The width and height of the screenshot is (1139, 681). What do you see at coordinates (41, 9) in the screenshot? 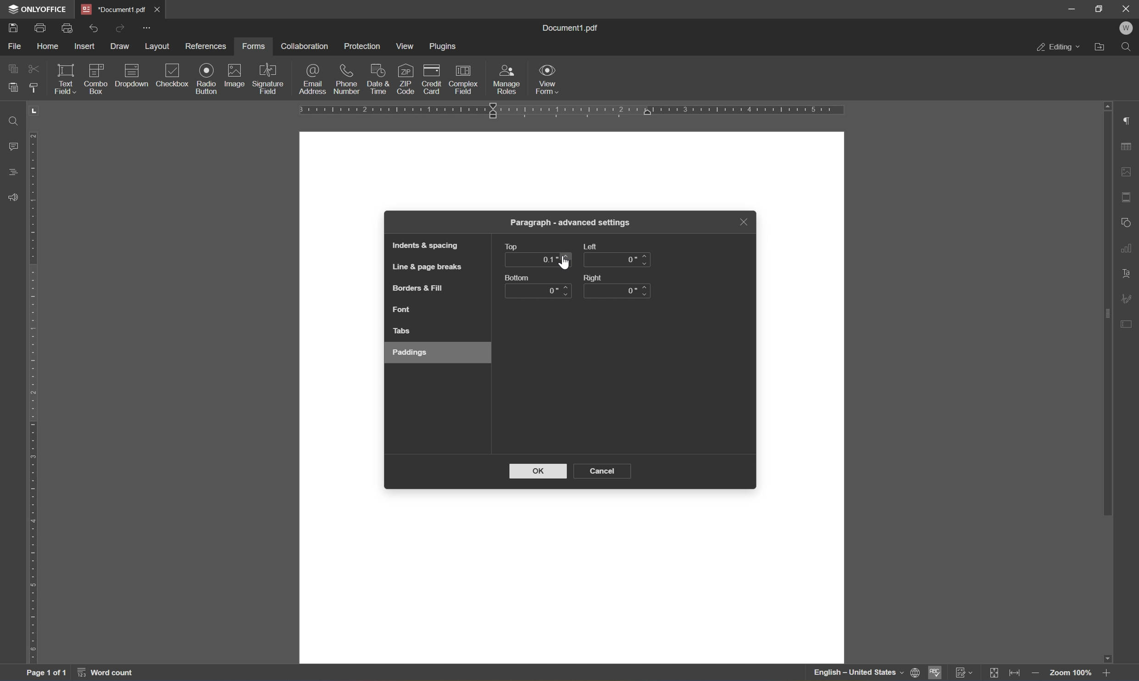
I see `ONLYOFFICE` at bounding box center [41, 9].